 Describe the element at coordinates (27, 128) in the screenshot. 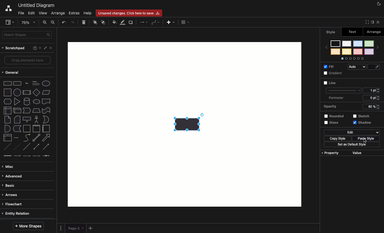

I see `container` at that location.